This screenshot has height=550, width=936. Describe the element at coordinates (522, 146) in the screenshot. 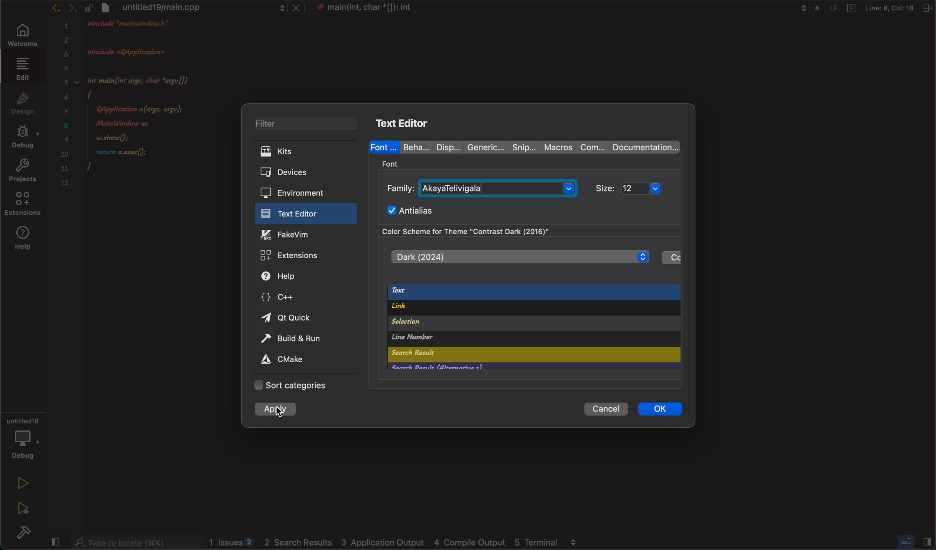

I see `snip` at that location.